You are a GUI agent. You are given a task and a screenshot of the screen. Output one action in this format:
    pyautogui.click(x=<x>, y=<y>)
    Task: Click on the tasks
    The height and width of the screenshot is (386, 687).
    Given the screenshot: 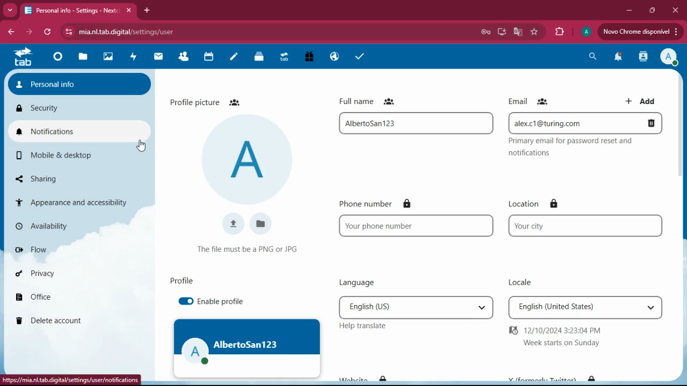 What is the action you would take?
    pyautogui.click(x=357, y=57)
    